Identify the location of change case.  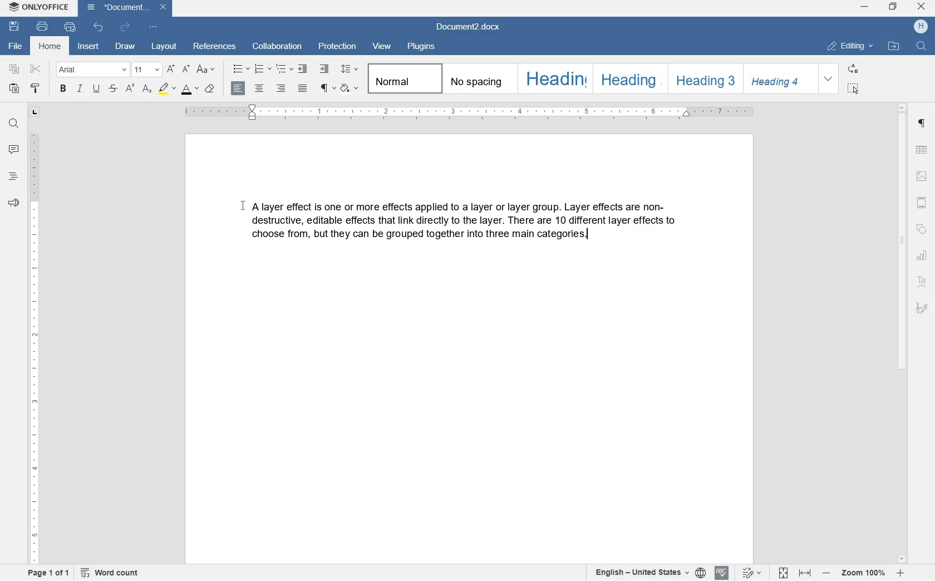
(206, 70).